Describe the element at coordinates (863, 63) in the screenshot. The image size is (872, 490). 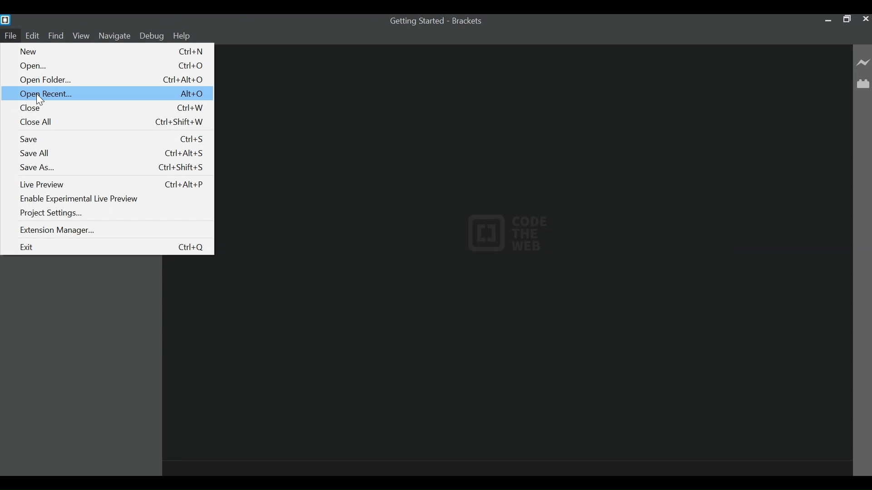
I see `Live Preview` at that location.